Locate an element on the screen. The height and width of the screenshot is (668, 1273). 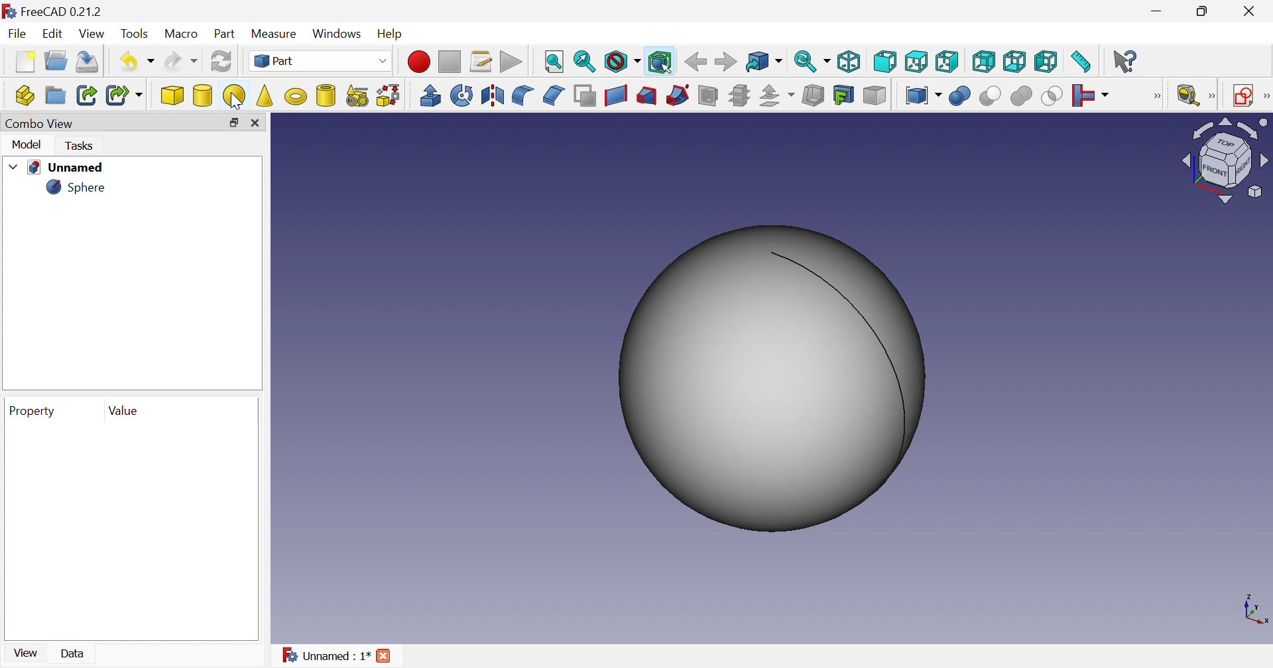
Forward is located at coordinates (725, 62).